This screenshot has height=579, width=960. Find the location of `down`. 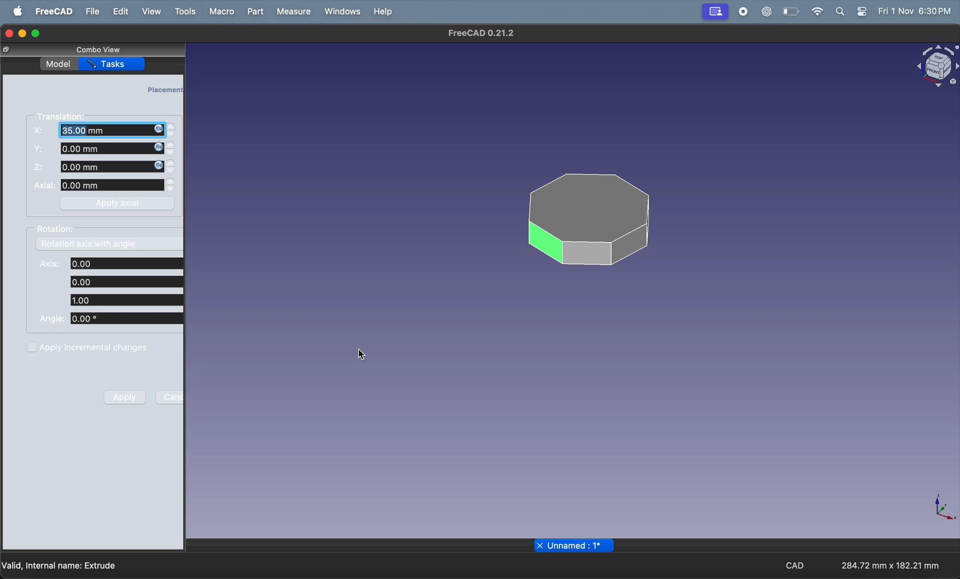

down is located at coordinates (171, 172).